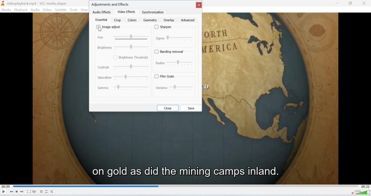 This screenshot has height=196, width=371. I want to click on close, so click(168, 108).